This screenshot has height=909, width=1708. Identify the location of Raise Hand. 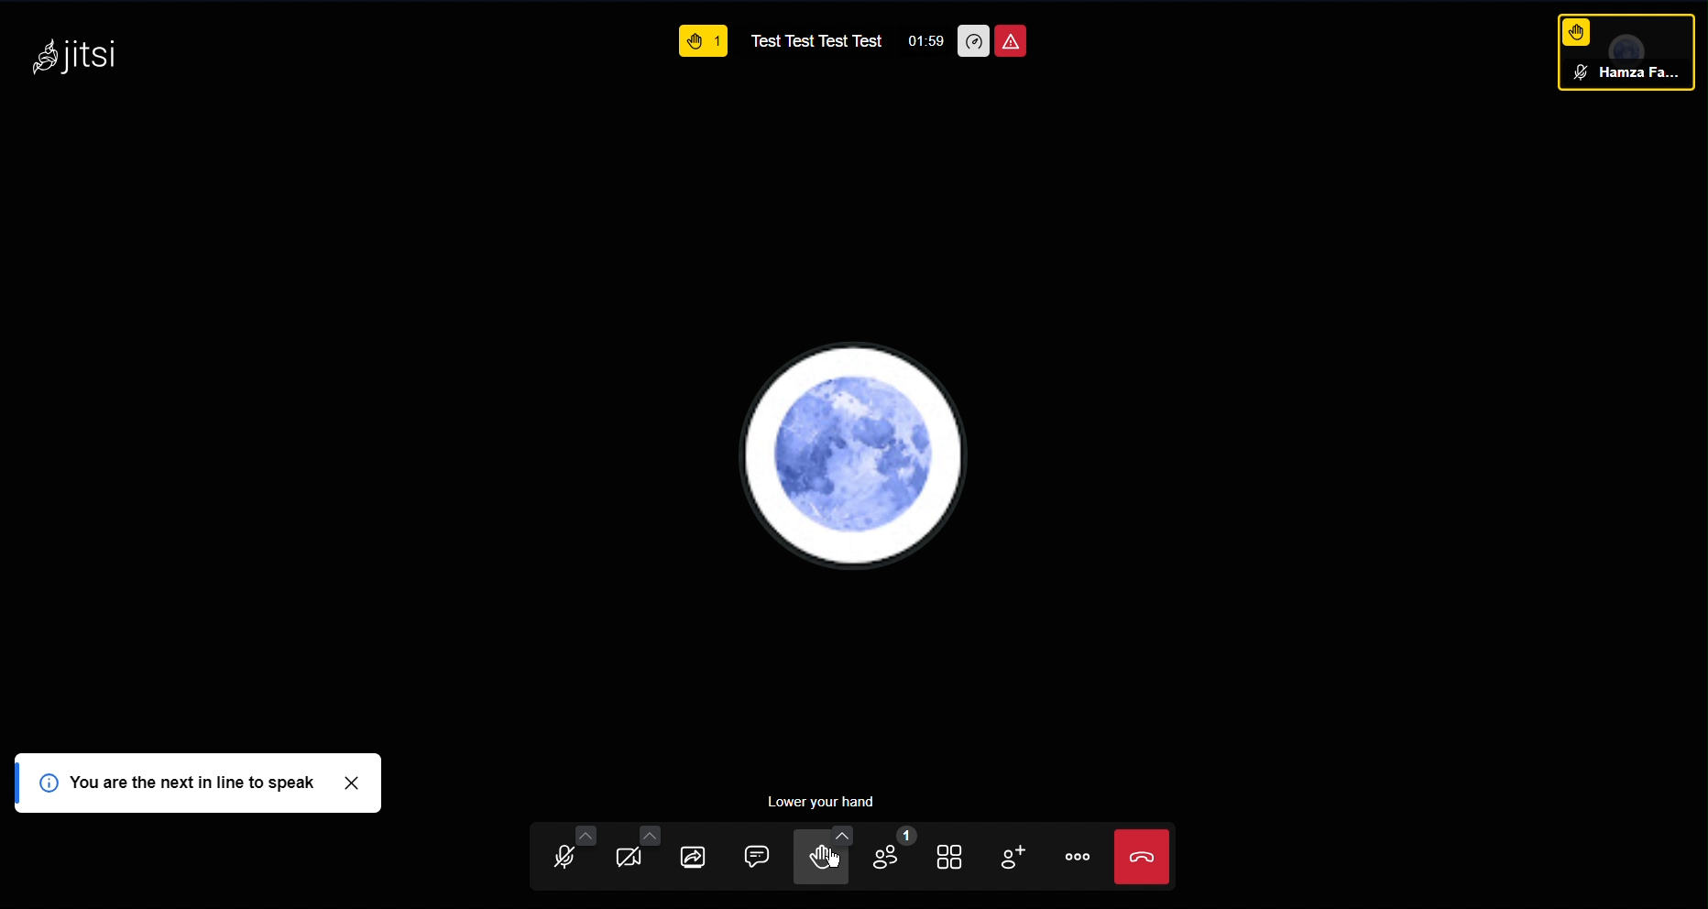
(1576, 29).